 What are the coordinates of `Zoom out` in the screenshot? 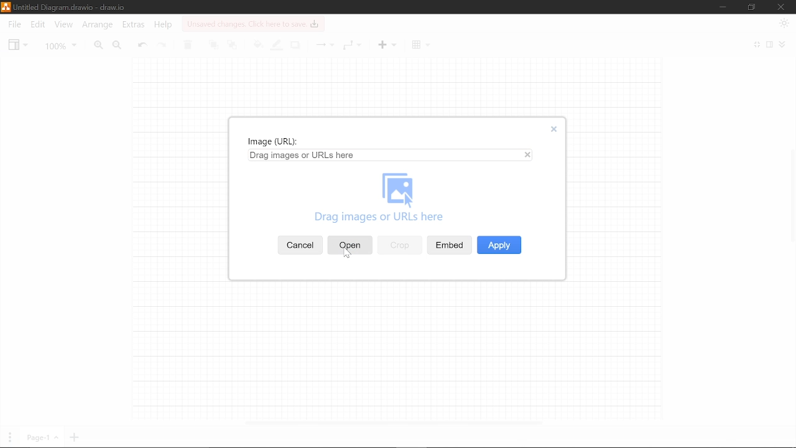 It's located at (118, 45).